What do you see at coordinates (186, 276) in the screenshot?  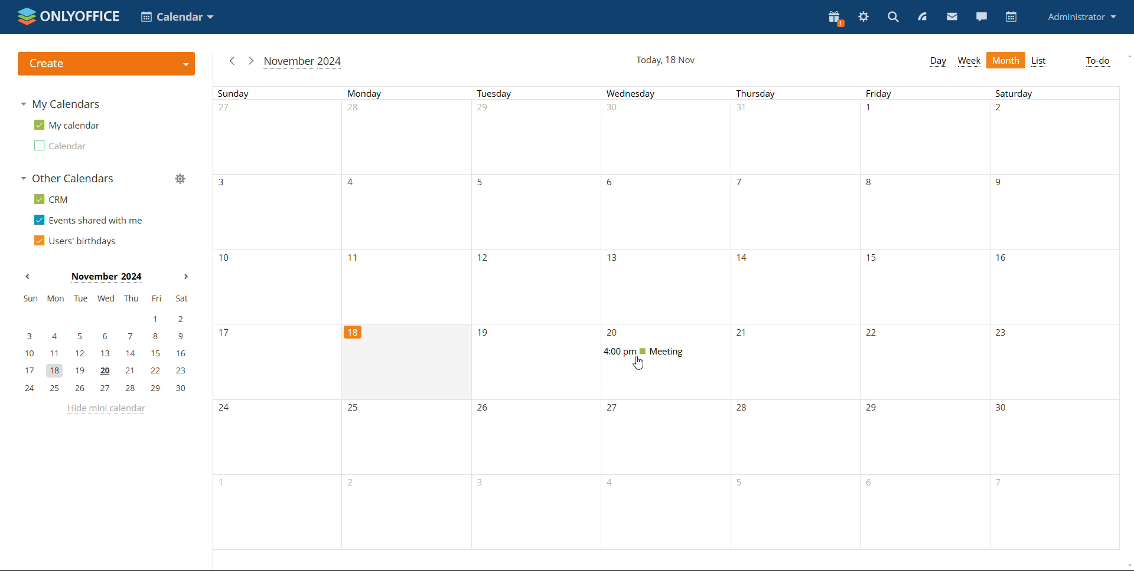 I see `next month` at bounding box center [186, 276].